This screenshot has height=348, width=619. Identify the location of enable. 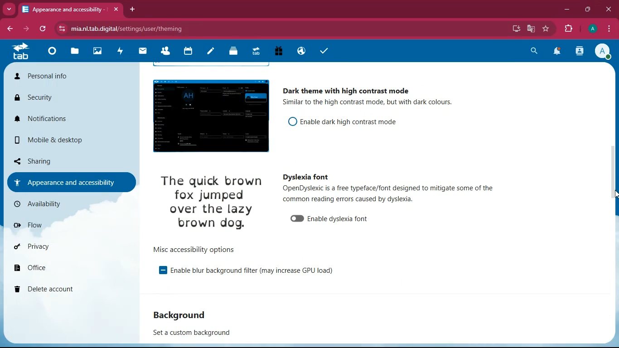
(340, 220).